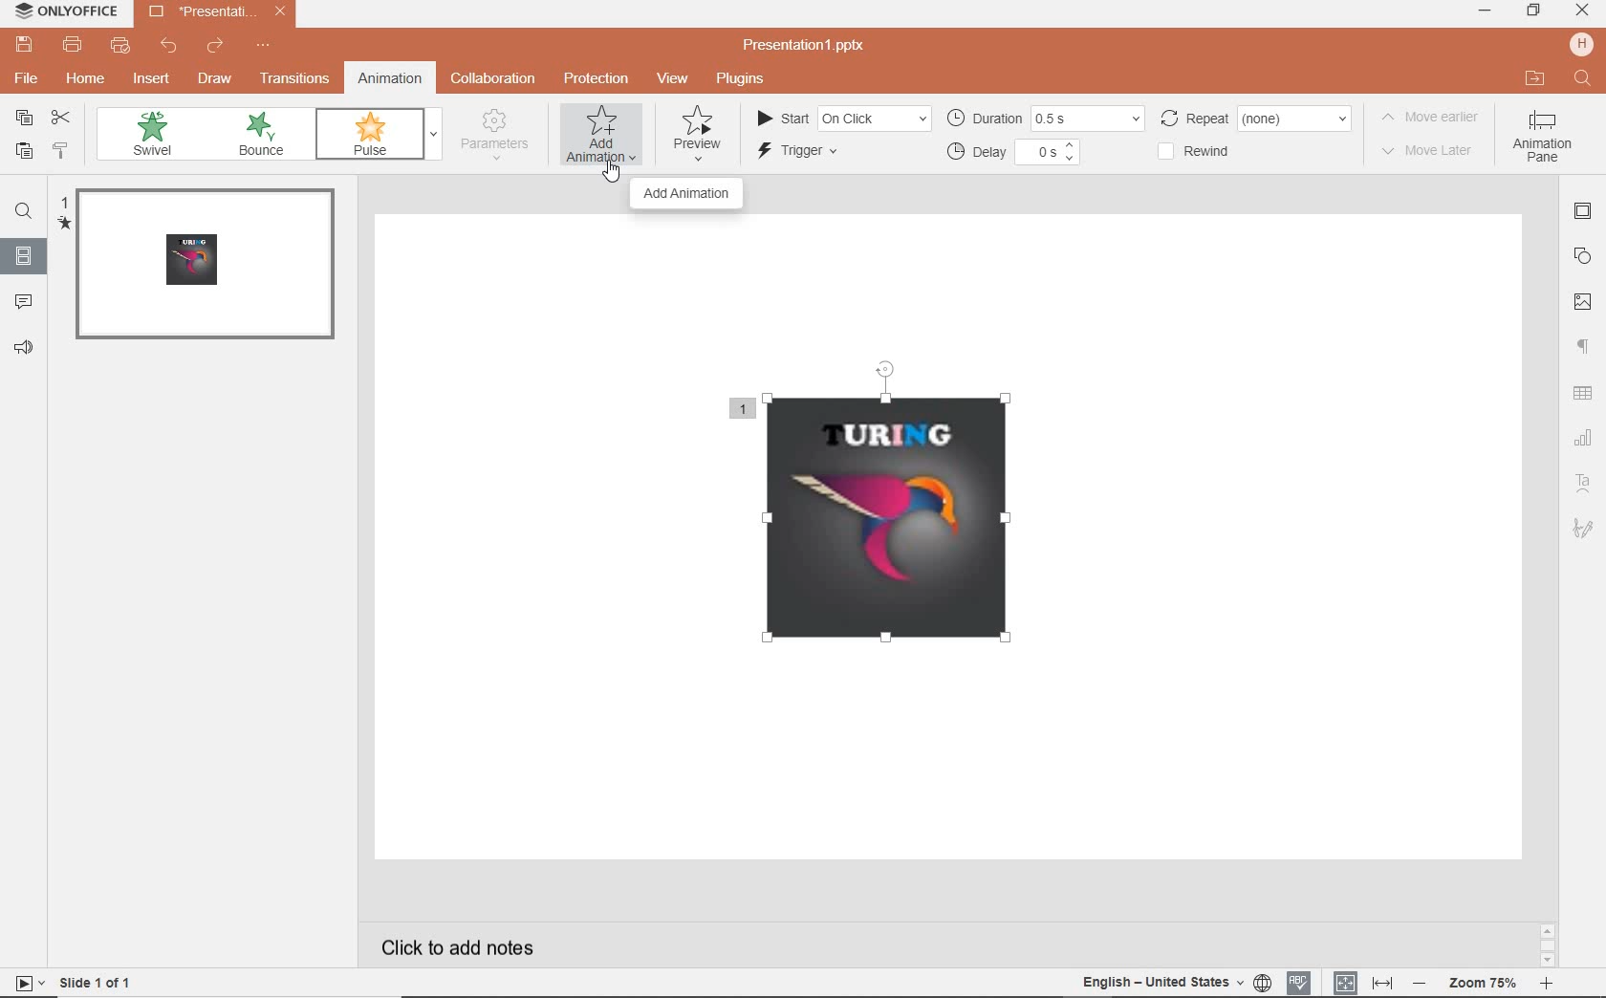  What do you see at coordinates (217, 11) in the screenshot?
I see `presentation name` at bounding box center [217, 11].